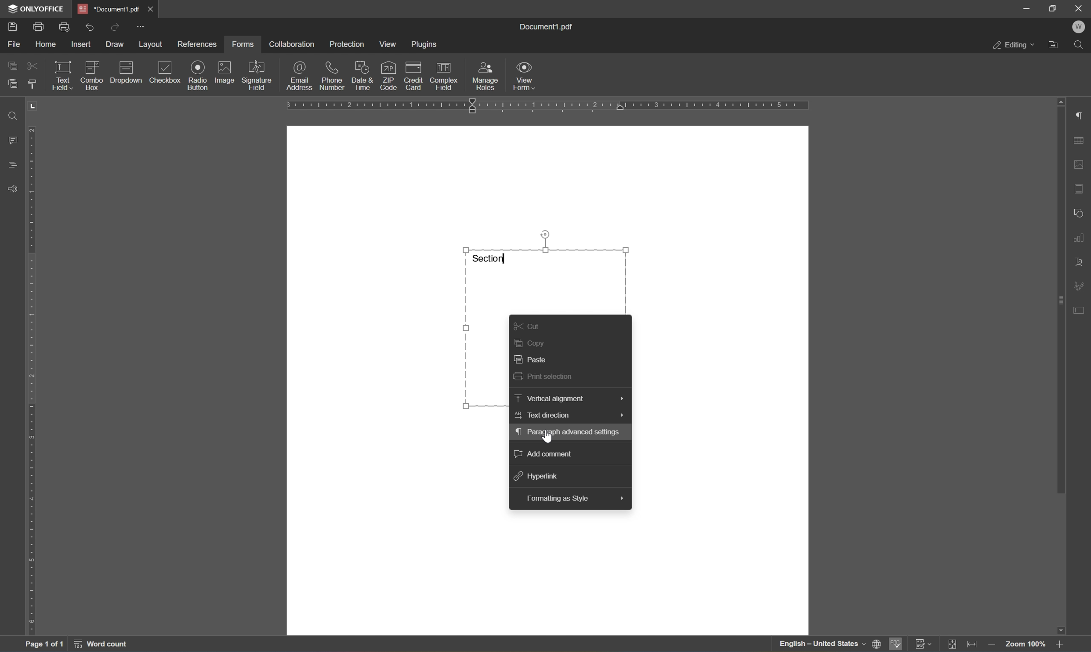  I want to click on copy, so click(13, 65).